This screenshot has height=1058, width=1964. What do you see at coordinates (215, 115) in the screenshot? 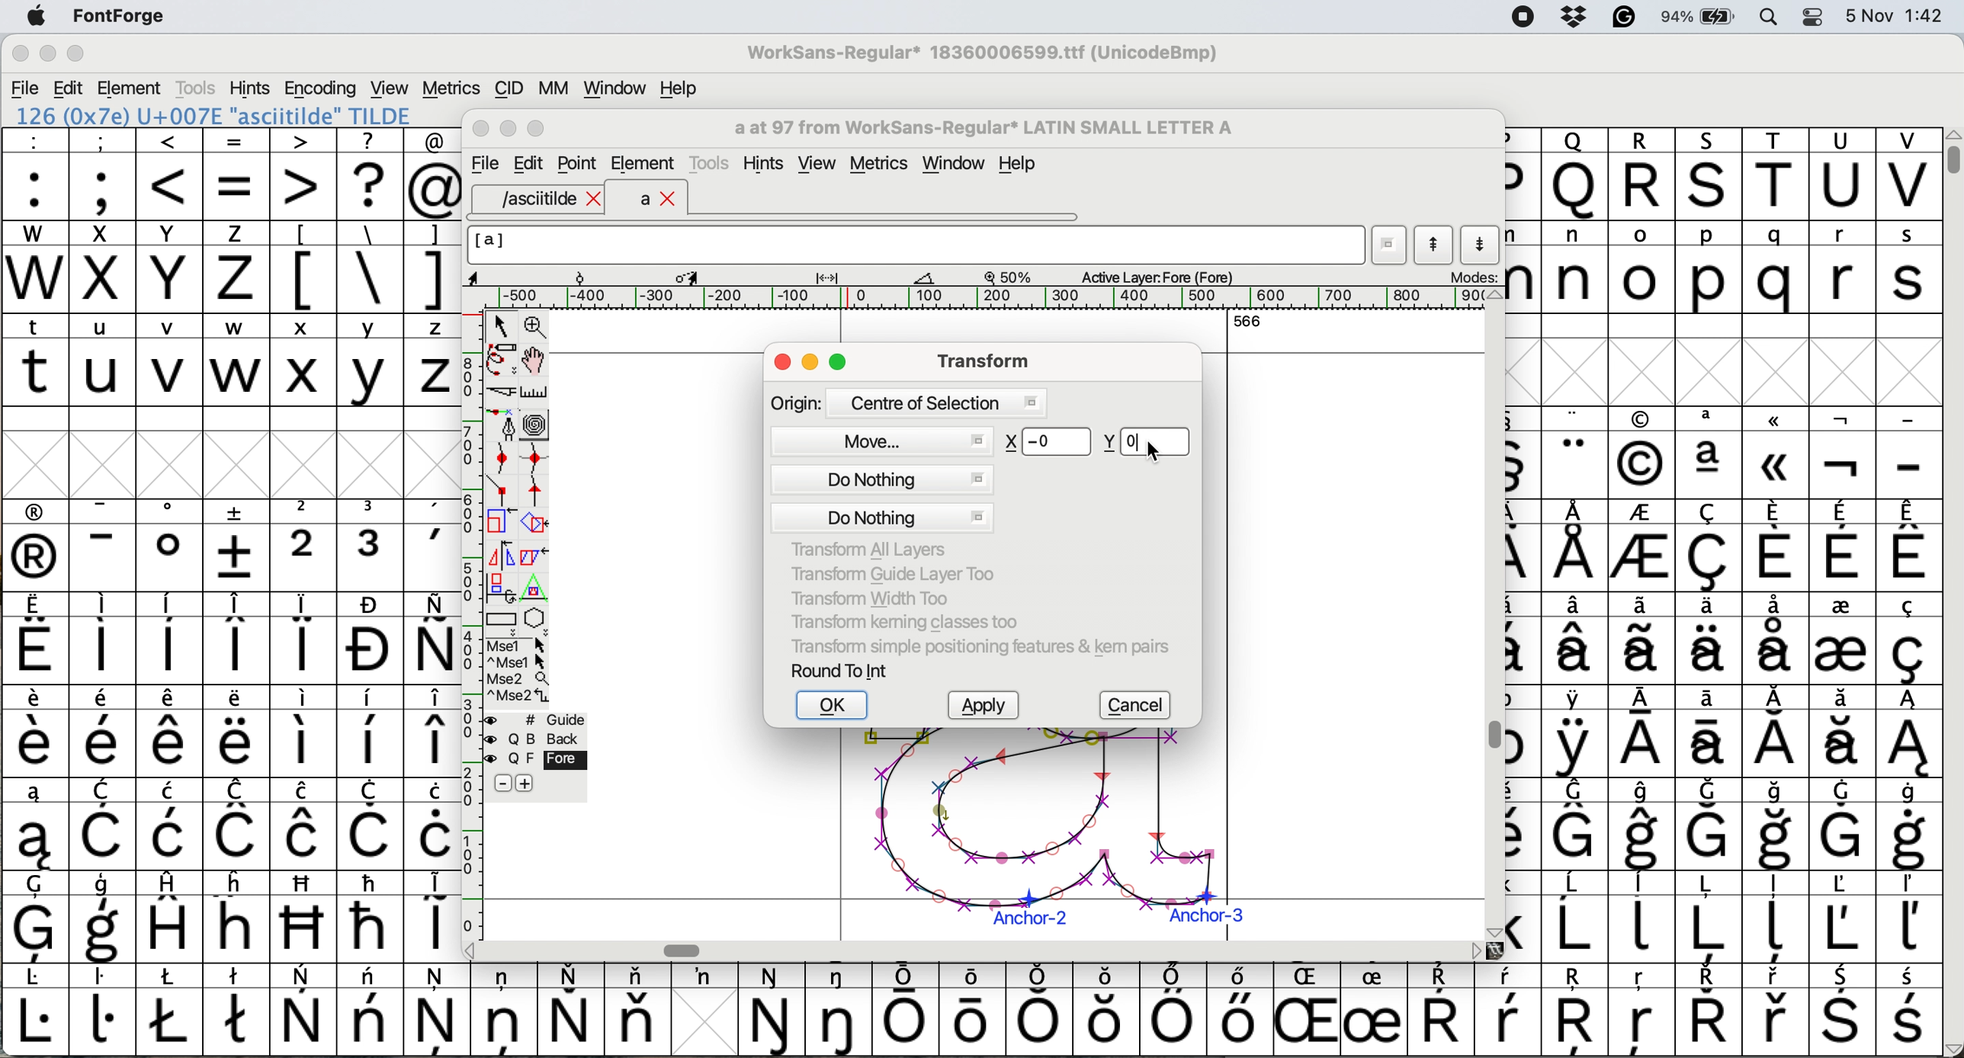
I see `126 (0x7e) U+007E "asciitilde" TILDE` at bounding box center [215, 115].